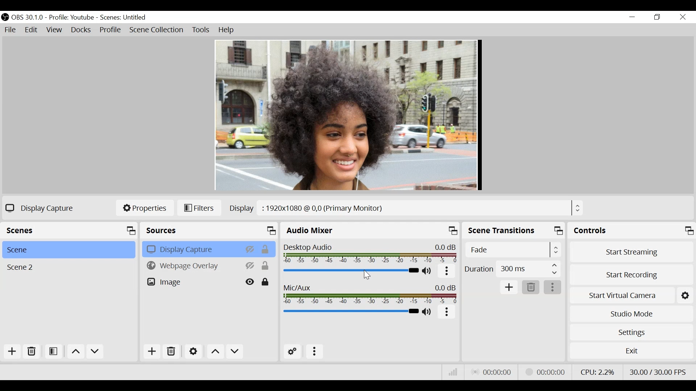 The height and width of the screenshot is (391, 696). What do you see at coordinates (208, 231) in the screenshot?
I see `Source` at bounding box center [208, 231].